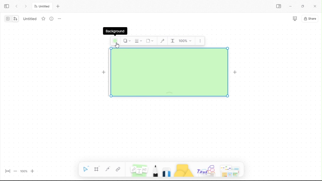  What do you see at coordinates (310, 18) in the screenshot?
I see `share` at bounding box center [310, 18].